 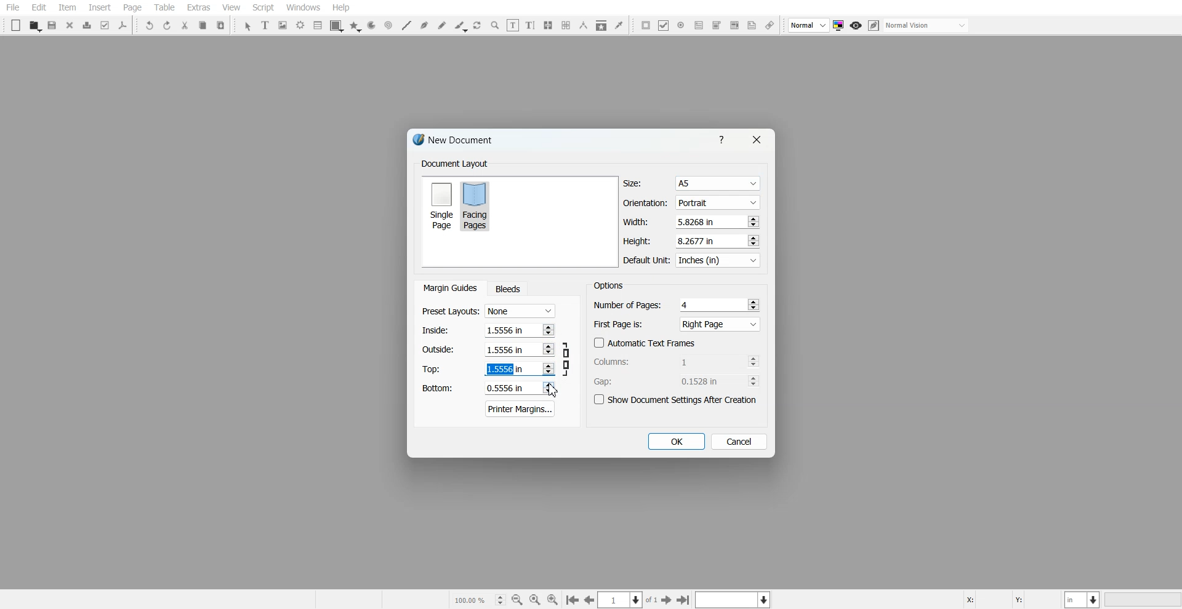 What do you see at coordinates (70, 25) in the screenshot?
I see `Close` at bounding box center [70, 25].